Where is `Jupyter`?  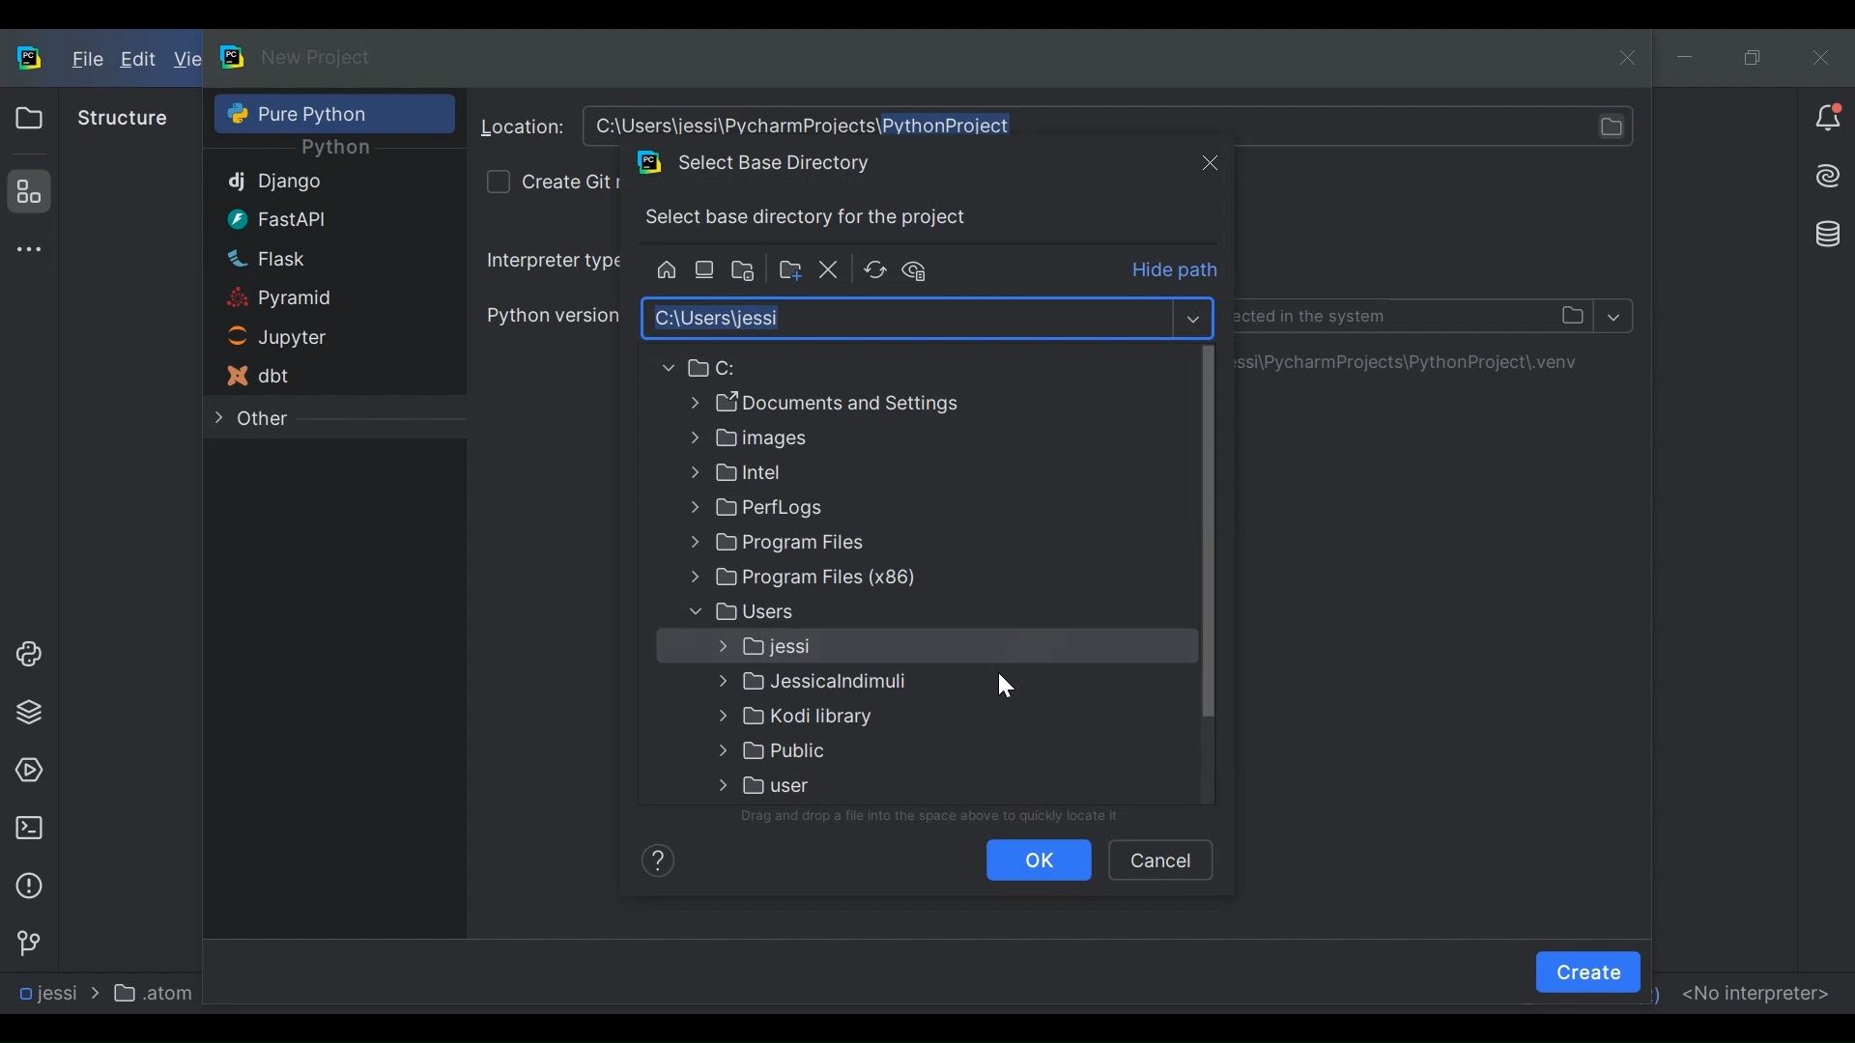 Jupyter is located at coordinates (305, 339).